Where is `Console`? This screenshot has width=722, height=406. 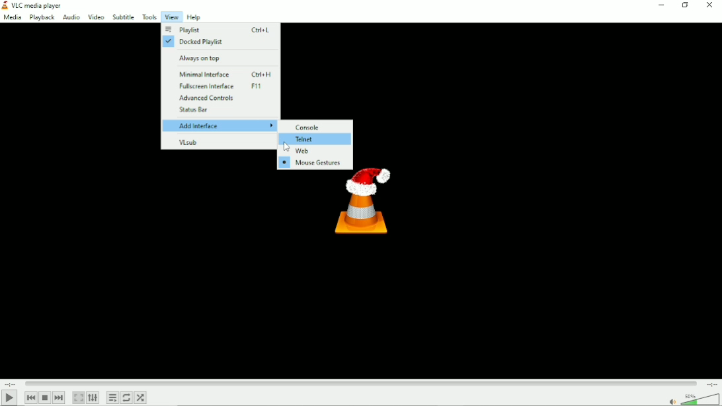 Console is located at coordinates (315, 126).